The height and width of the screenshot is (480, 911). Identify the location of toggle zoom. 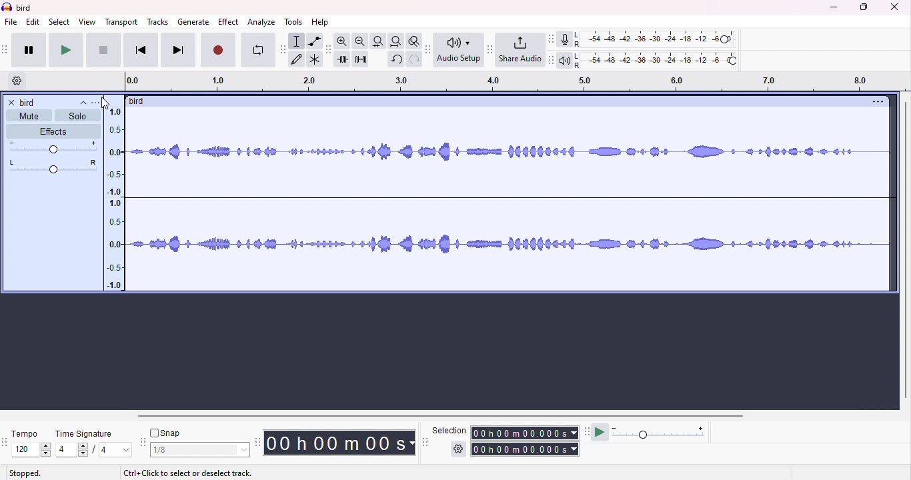
(415, 41).